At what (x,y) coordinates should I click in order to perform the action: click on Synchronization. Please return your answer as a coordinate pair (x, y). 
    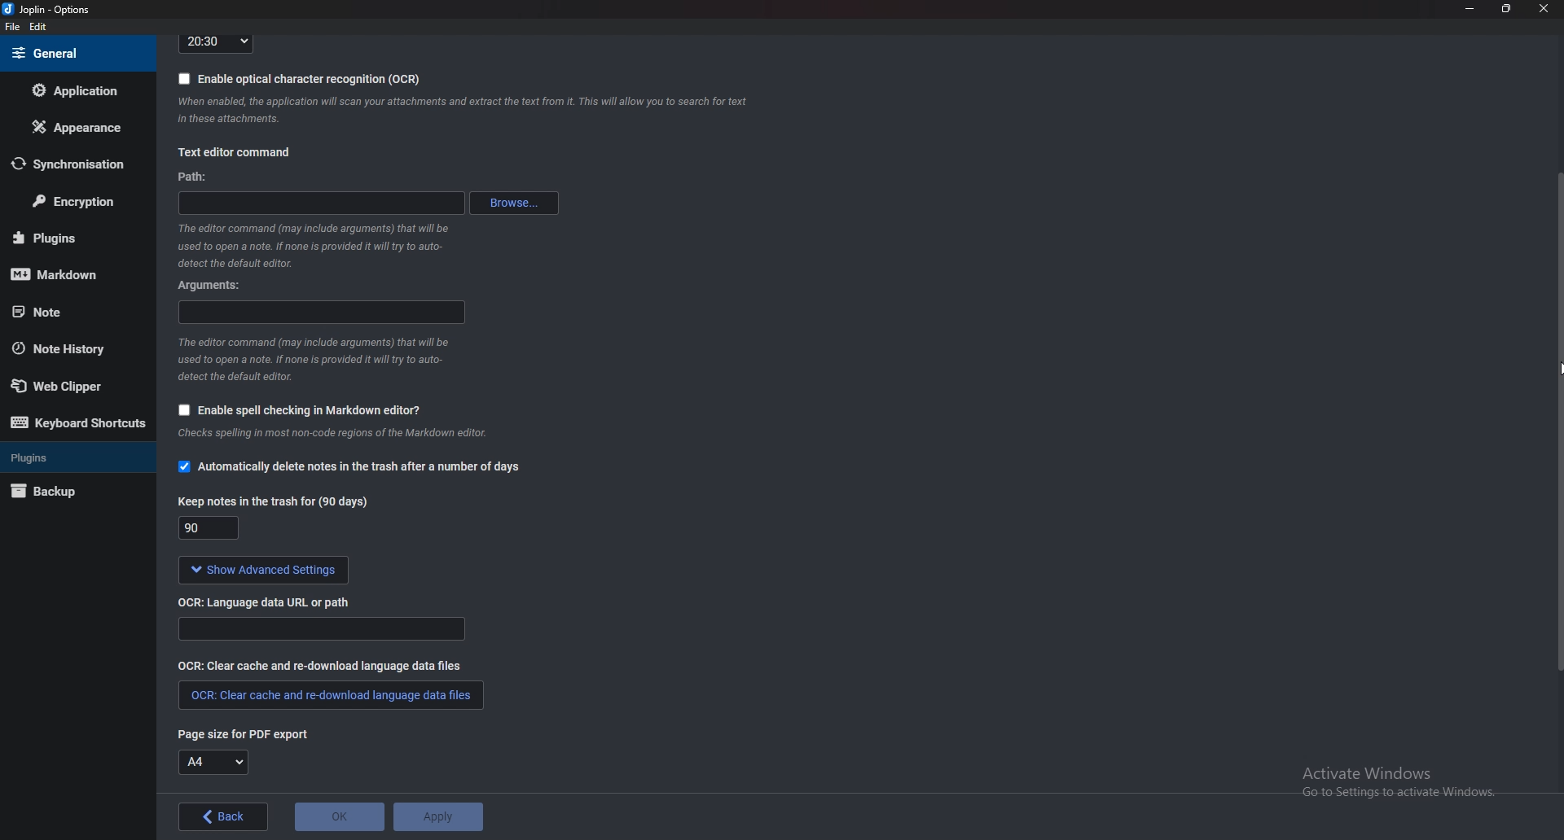
    Looking at the image, I should click on (68, 164).